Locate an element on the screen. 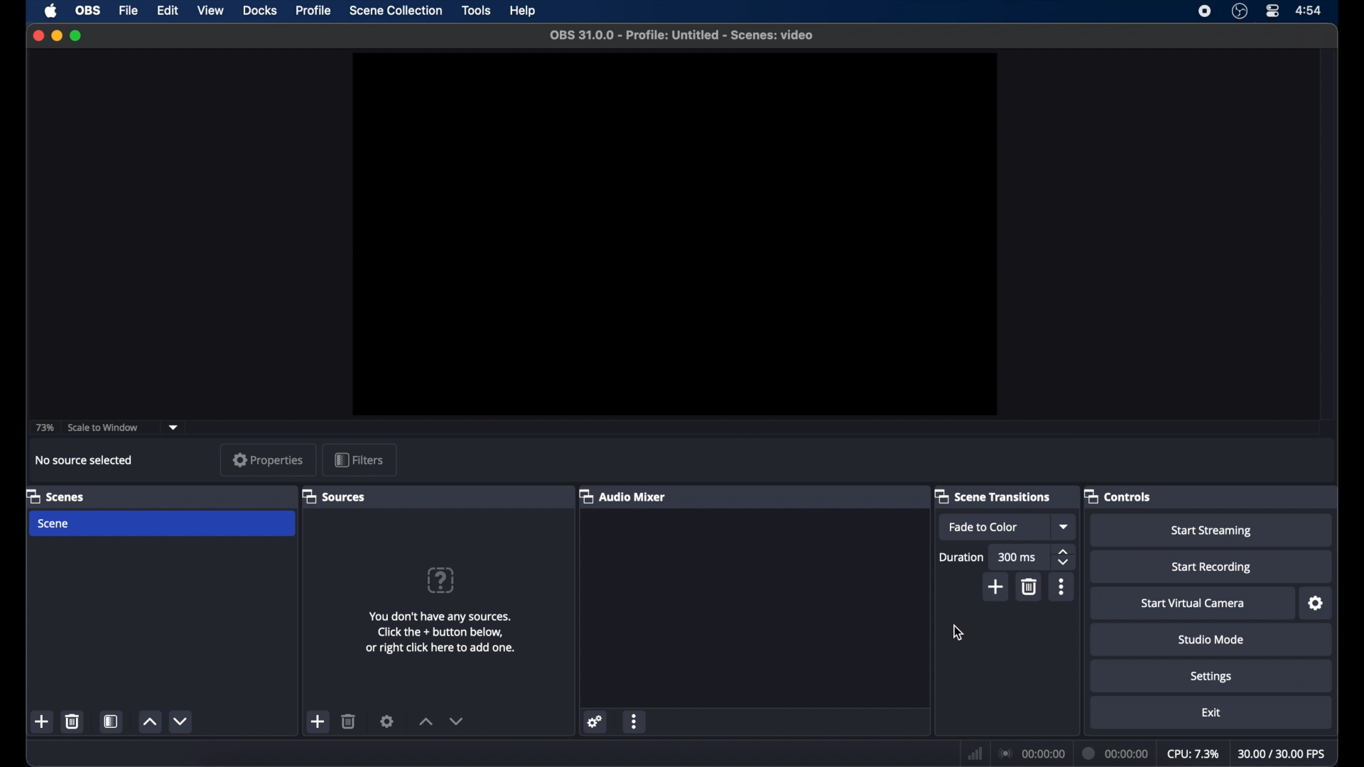  tools is located at coordinates (477, 11).